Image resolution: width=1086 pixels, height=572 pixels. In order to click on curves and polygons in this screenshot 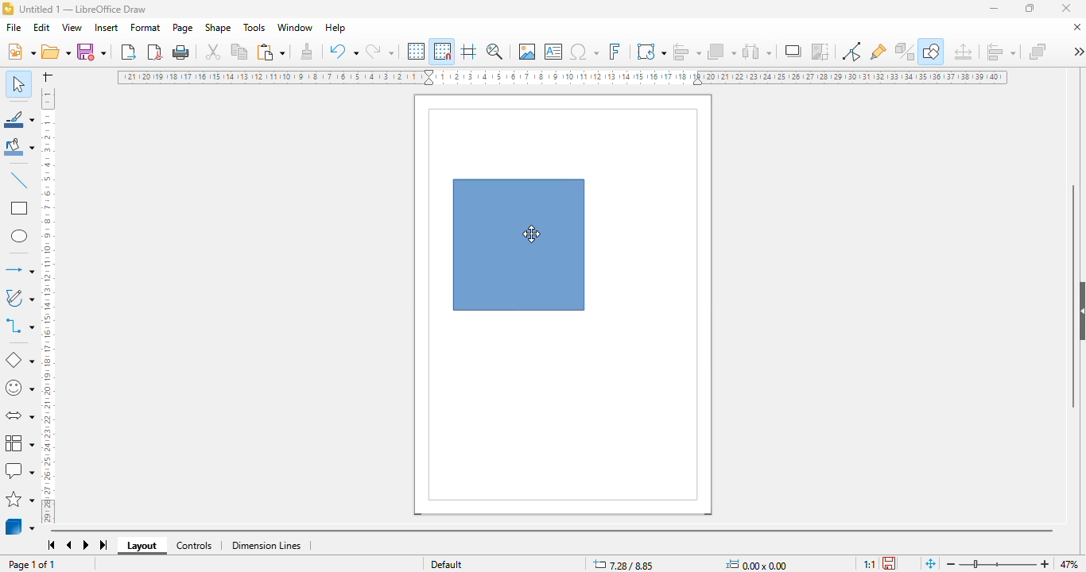, I will do `click(18, 298)`.